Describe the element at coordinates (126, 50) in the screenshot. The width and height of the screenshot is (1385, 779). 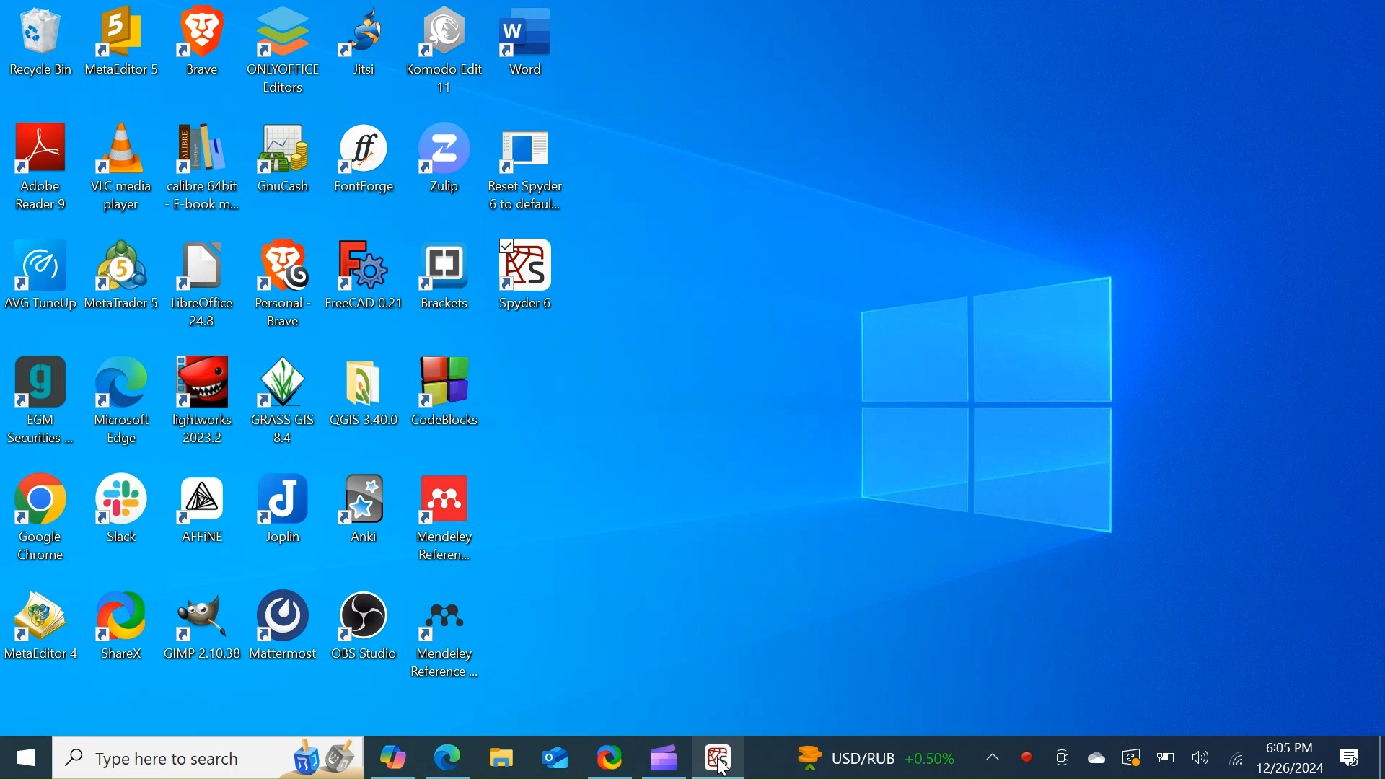
I see `Meta Desktop Icon` at that location.